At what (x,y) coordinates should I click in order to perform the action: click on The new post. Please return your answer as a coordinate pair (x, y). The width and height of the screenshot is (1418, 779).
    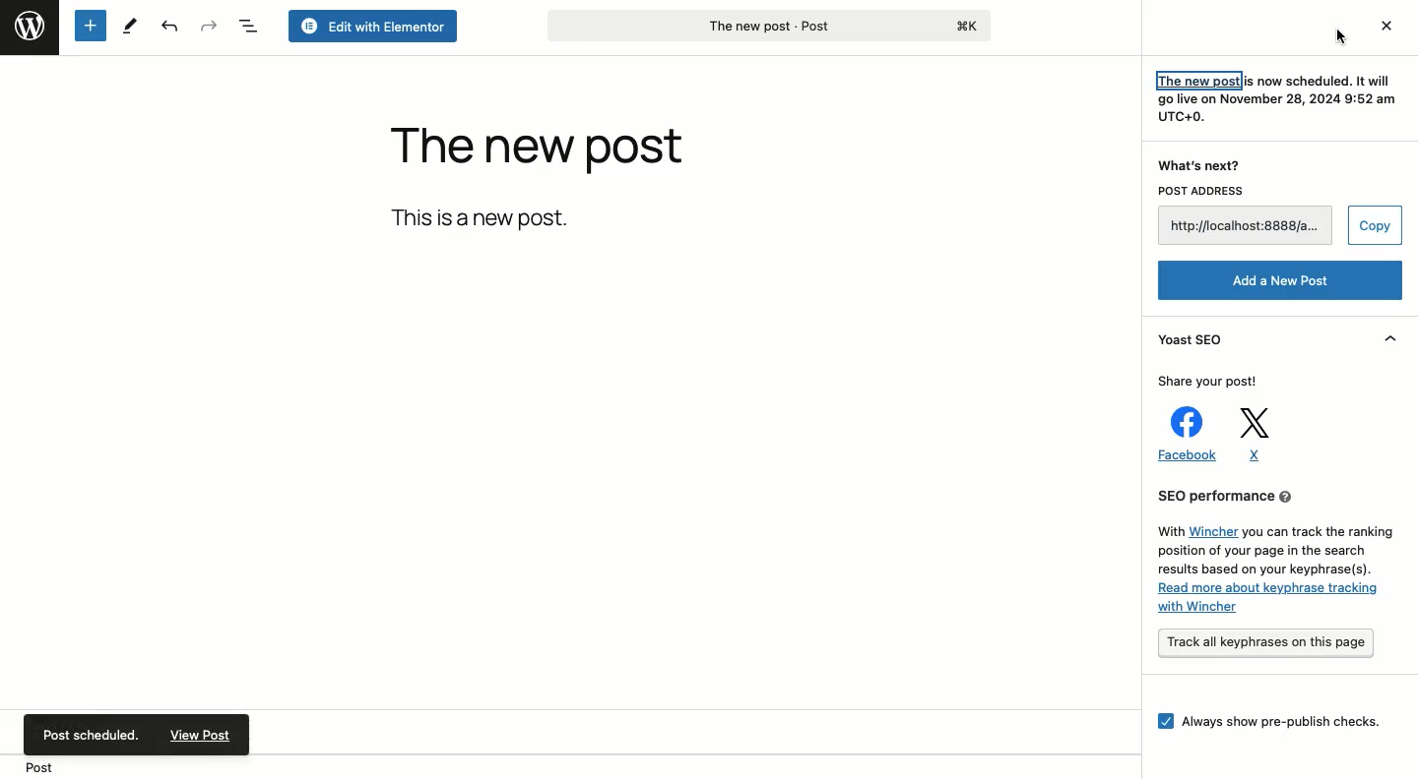
    Looking at the image, I should click on (538, 151).